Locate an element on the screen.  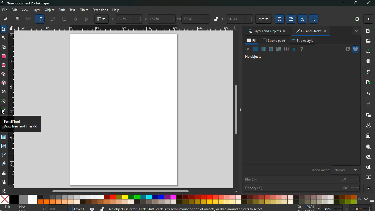
layer is located at coordinates (37, 10).